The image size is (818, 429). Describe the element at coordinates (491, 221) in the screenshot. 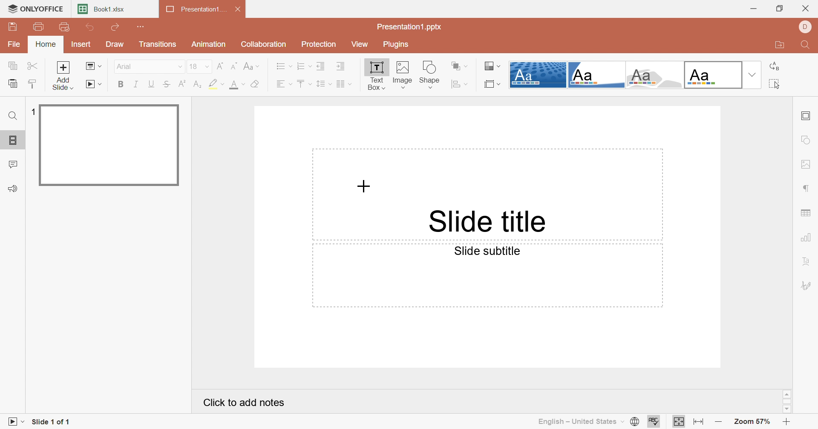

I see `Slide title` at that location.